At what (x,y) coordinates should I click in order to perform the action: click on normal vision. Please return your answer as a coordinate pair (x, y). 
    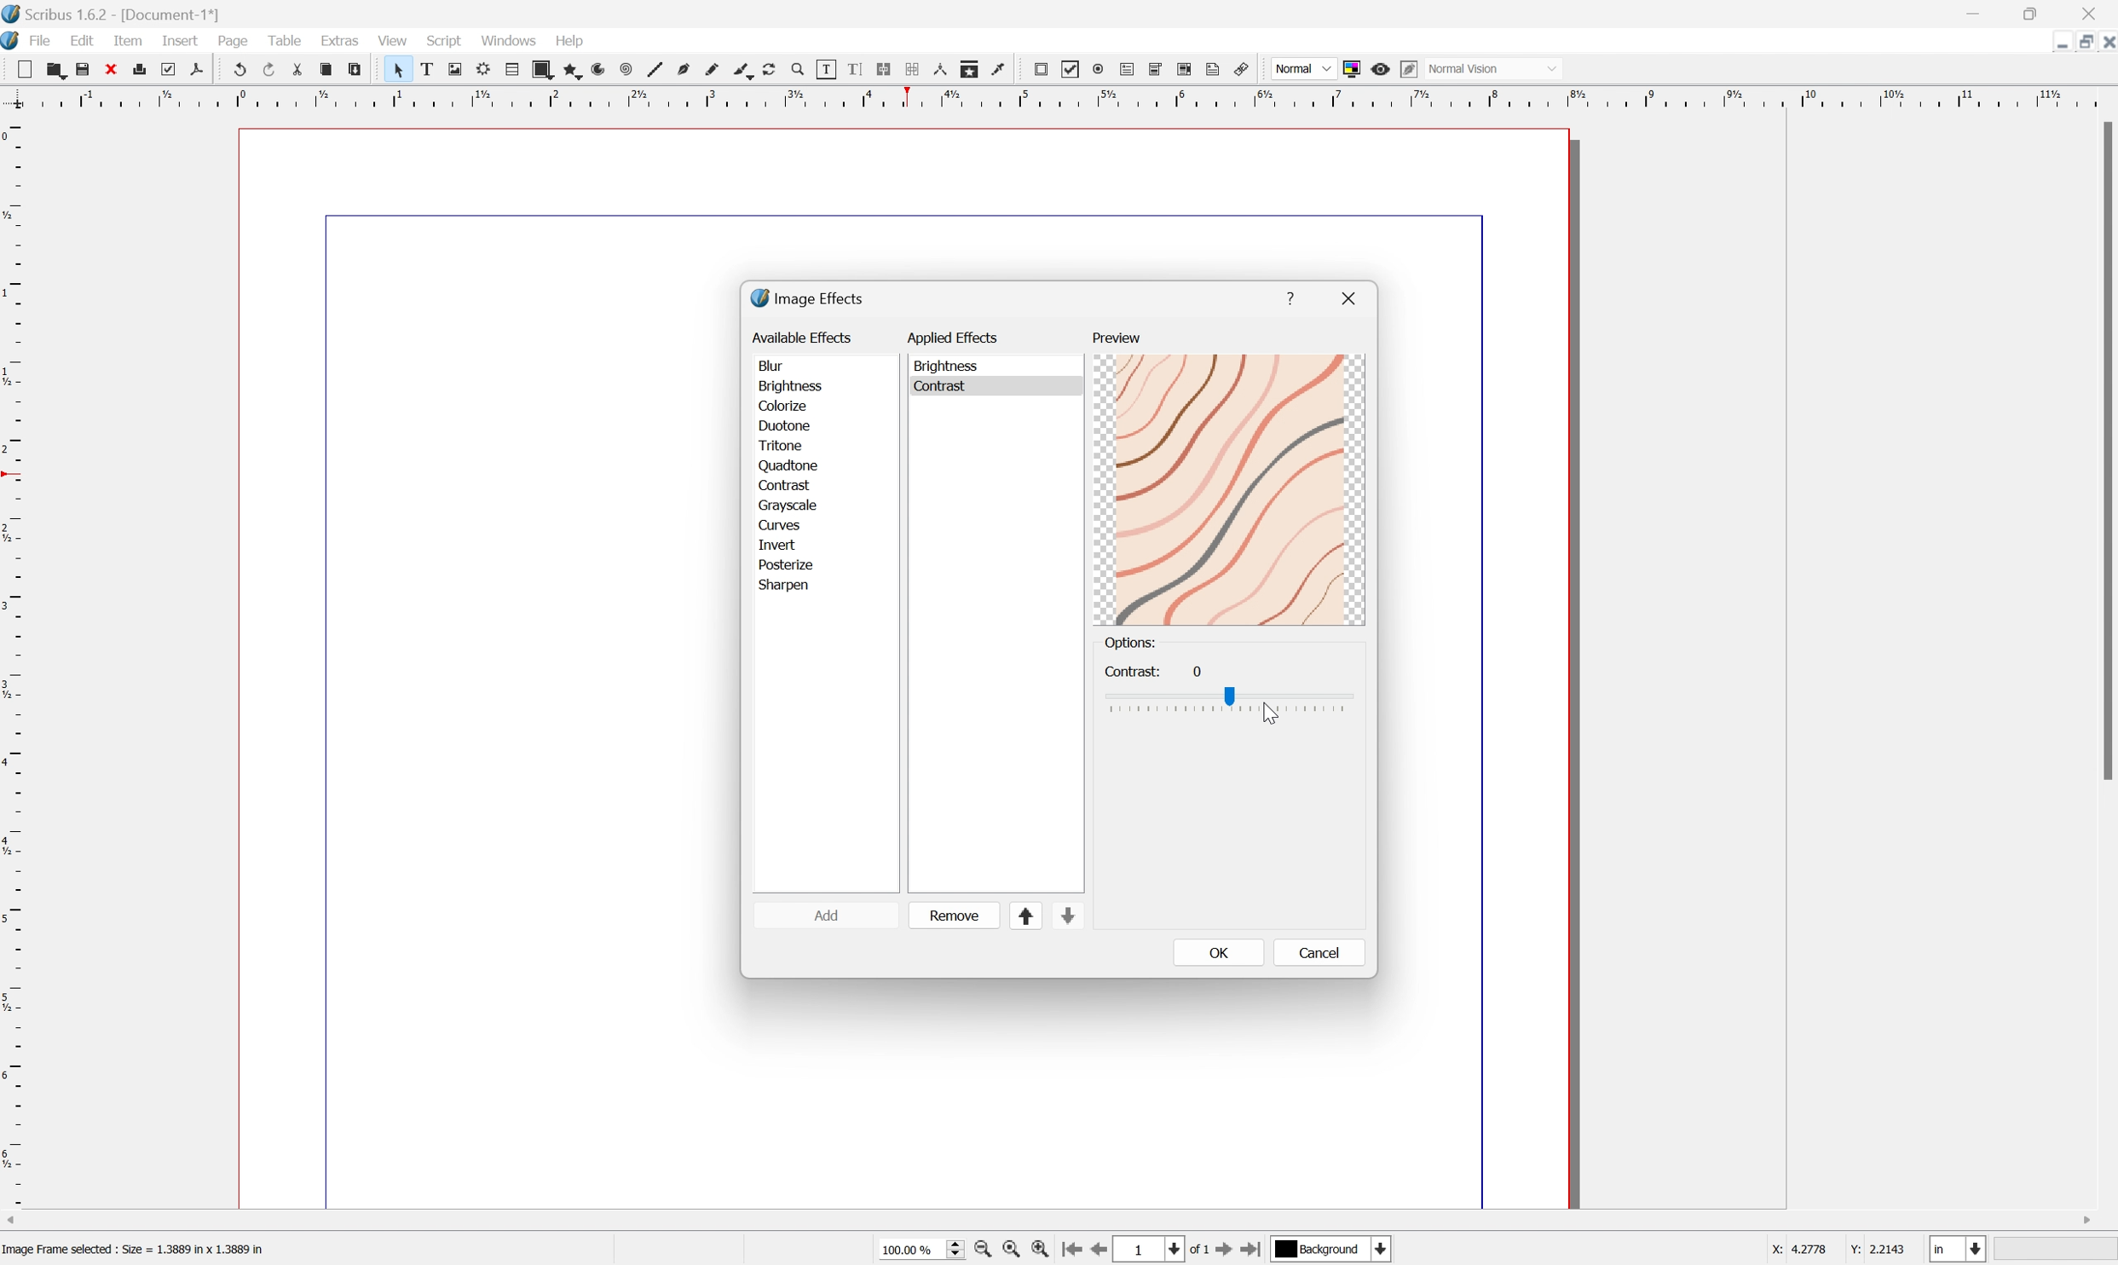
    Looking at the image, I should click on (1464, 66).